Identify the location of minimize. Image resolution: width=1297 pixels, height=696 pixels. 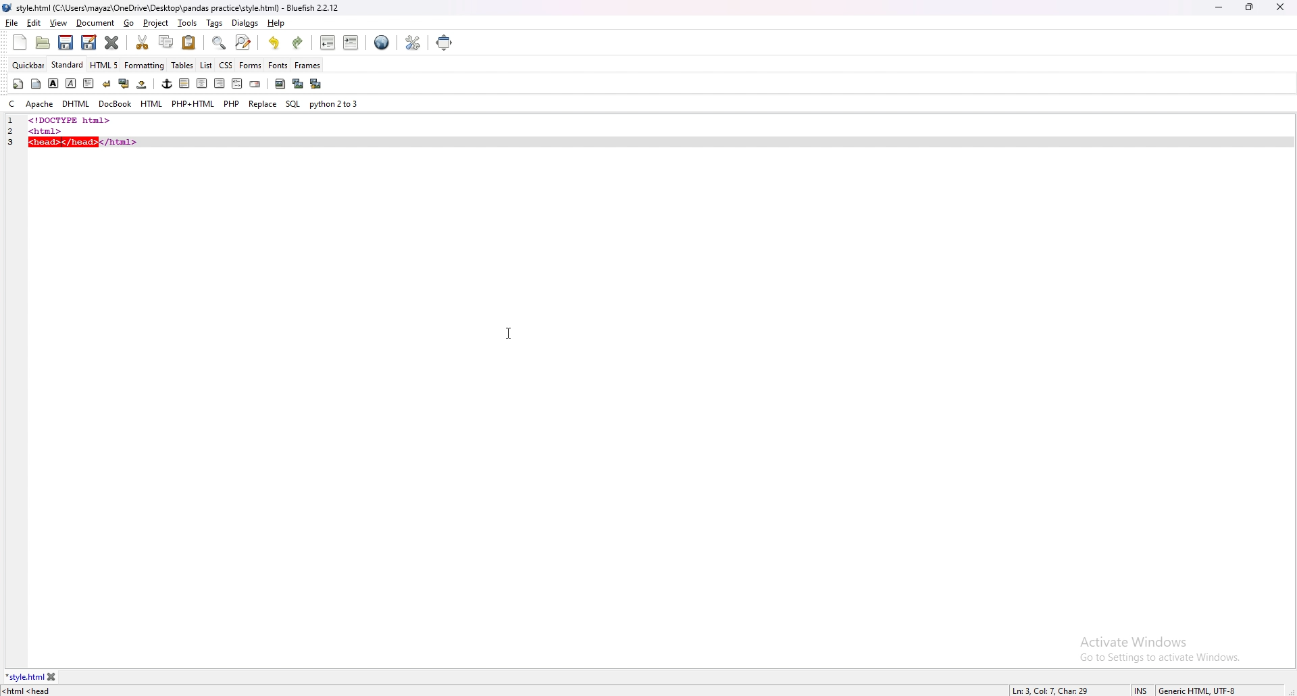
(1219, 8).